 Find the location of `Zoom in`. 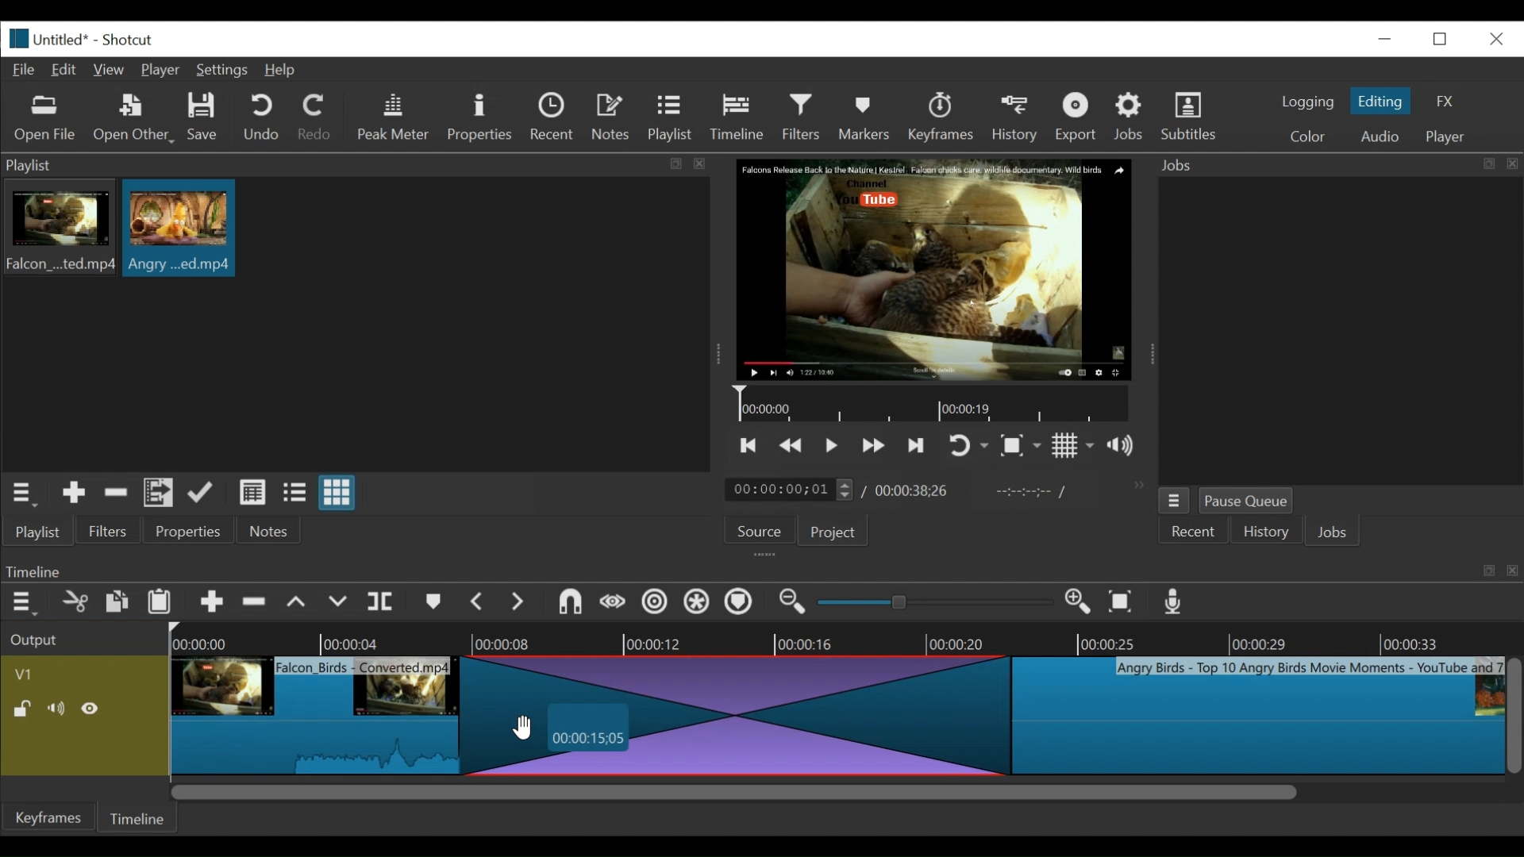

Zoom in is located at coordinates (1080, 603).